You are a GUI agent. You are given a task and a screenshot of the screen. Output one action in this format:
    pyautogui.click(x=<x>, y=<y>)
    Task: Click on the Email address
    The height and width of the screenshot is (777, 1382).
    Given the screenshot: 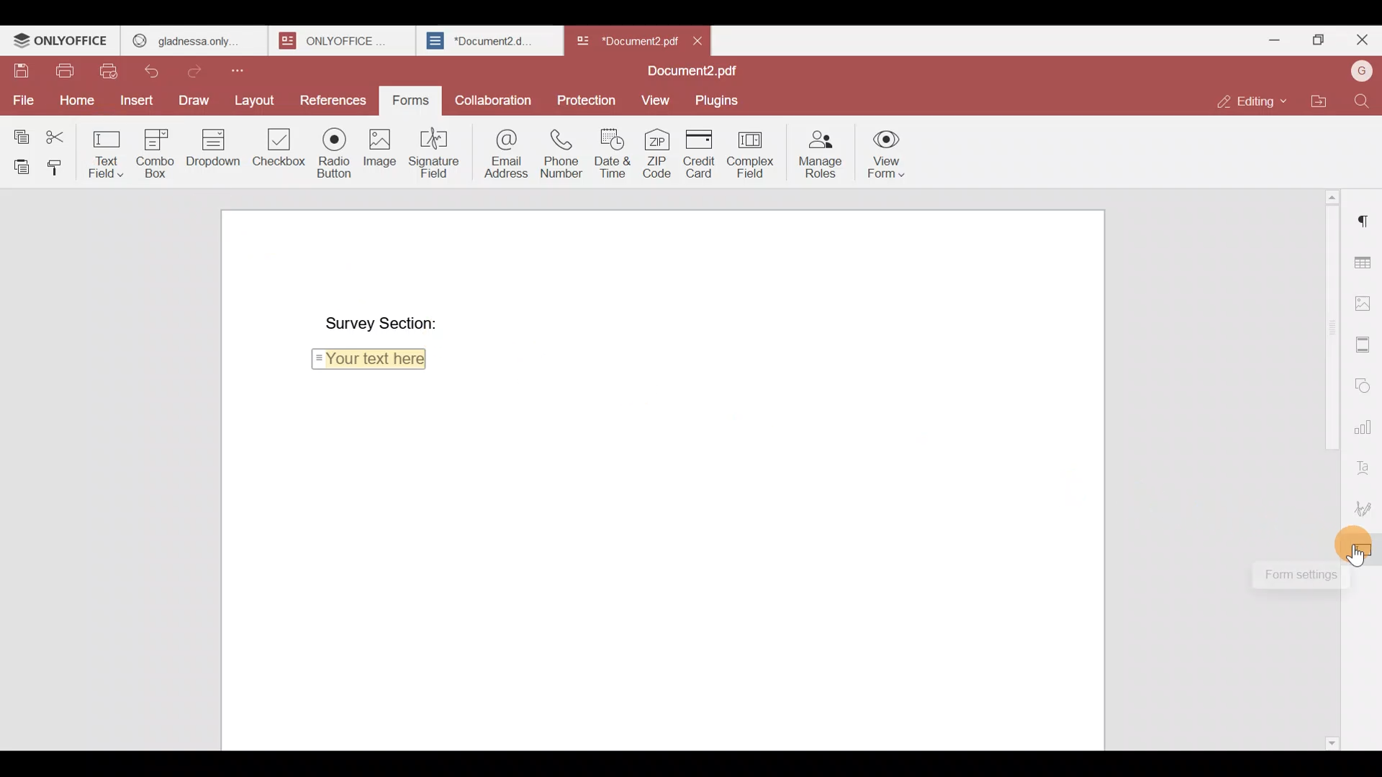 What is the action you would take?
    pyautogui.click(x=504, y=152)
    